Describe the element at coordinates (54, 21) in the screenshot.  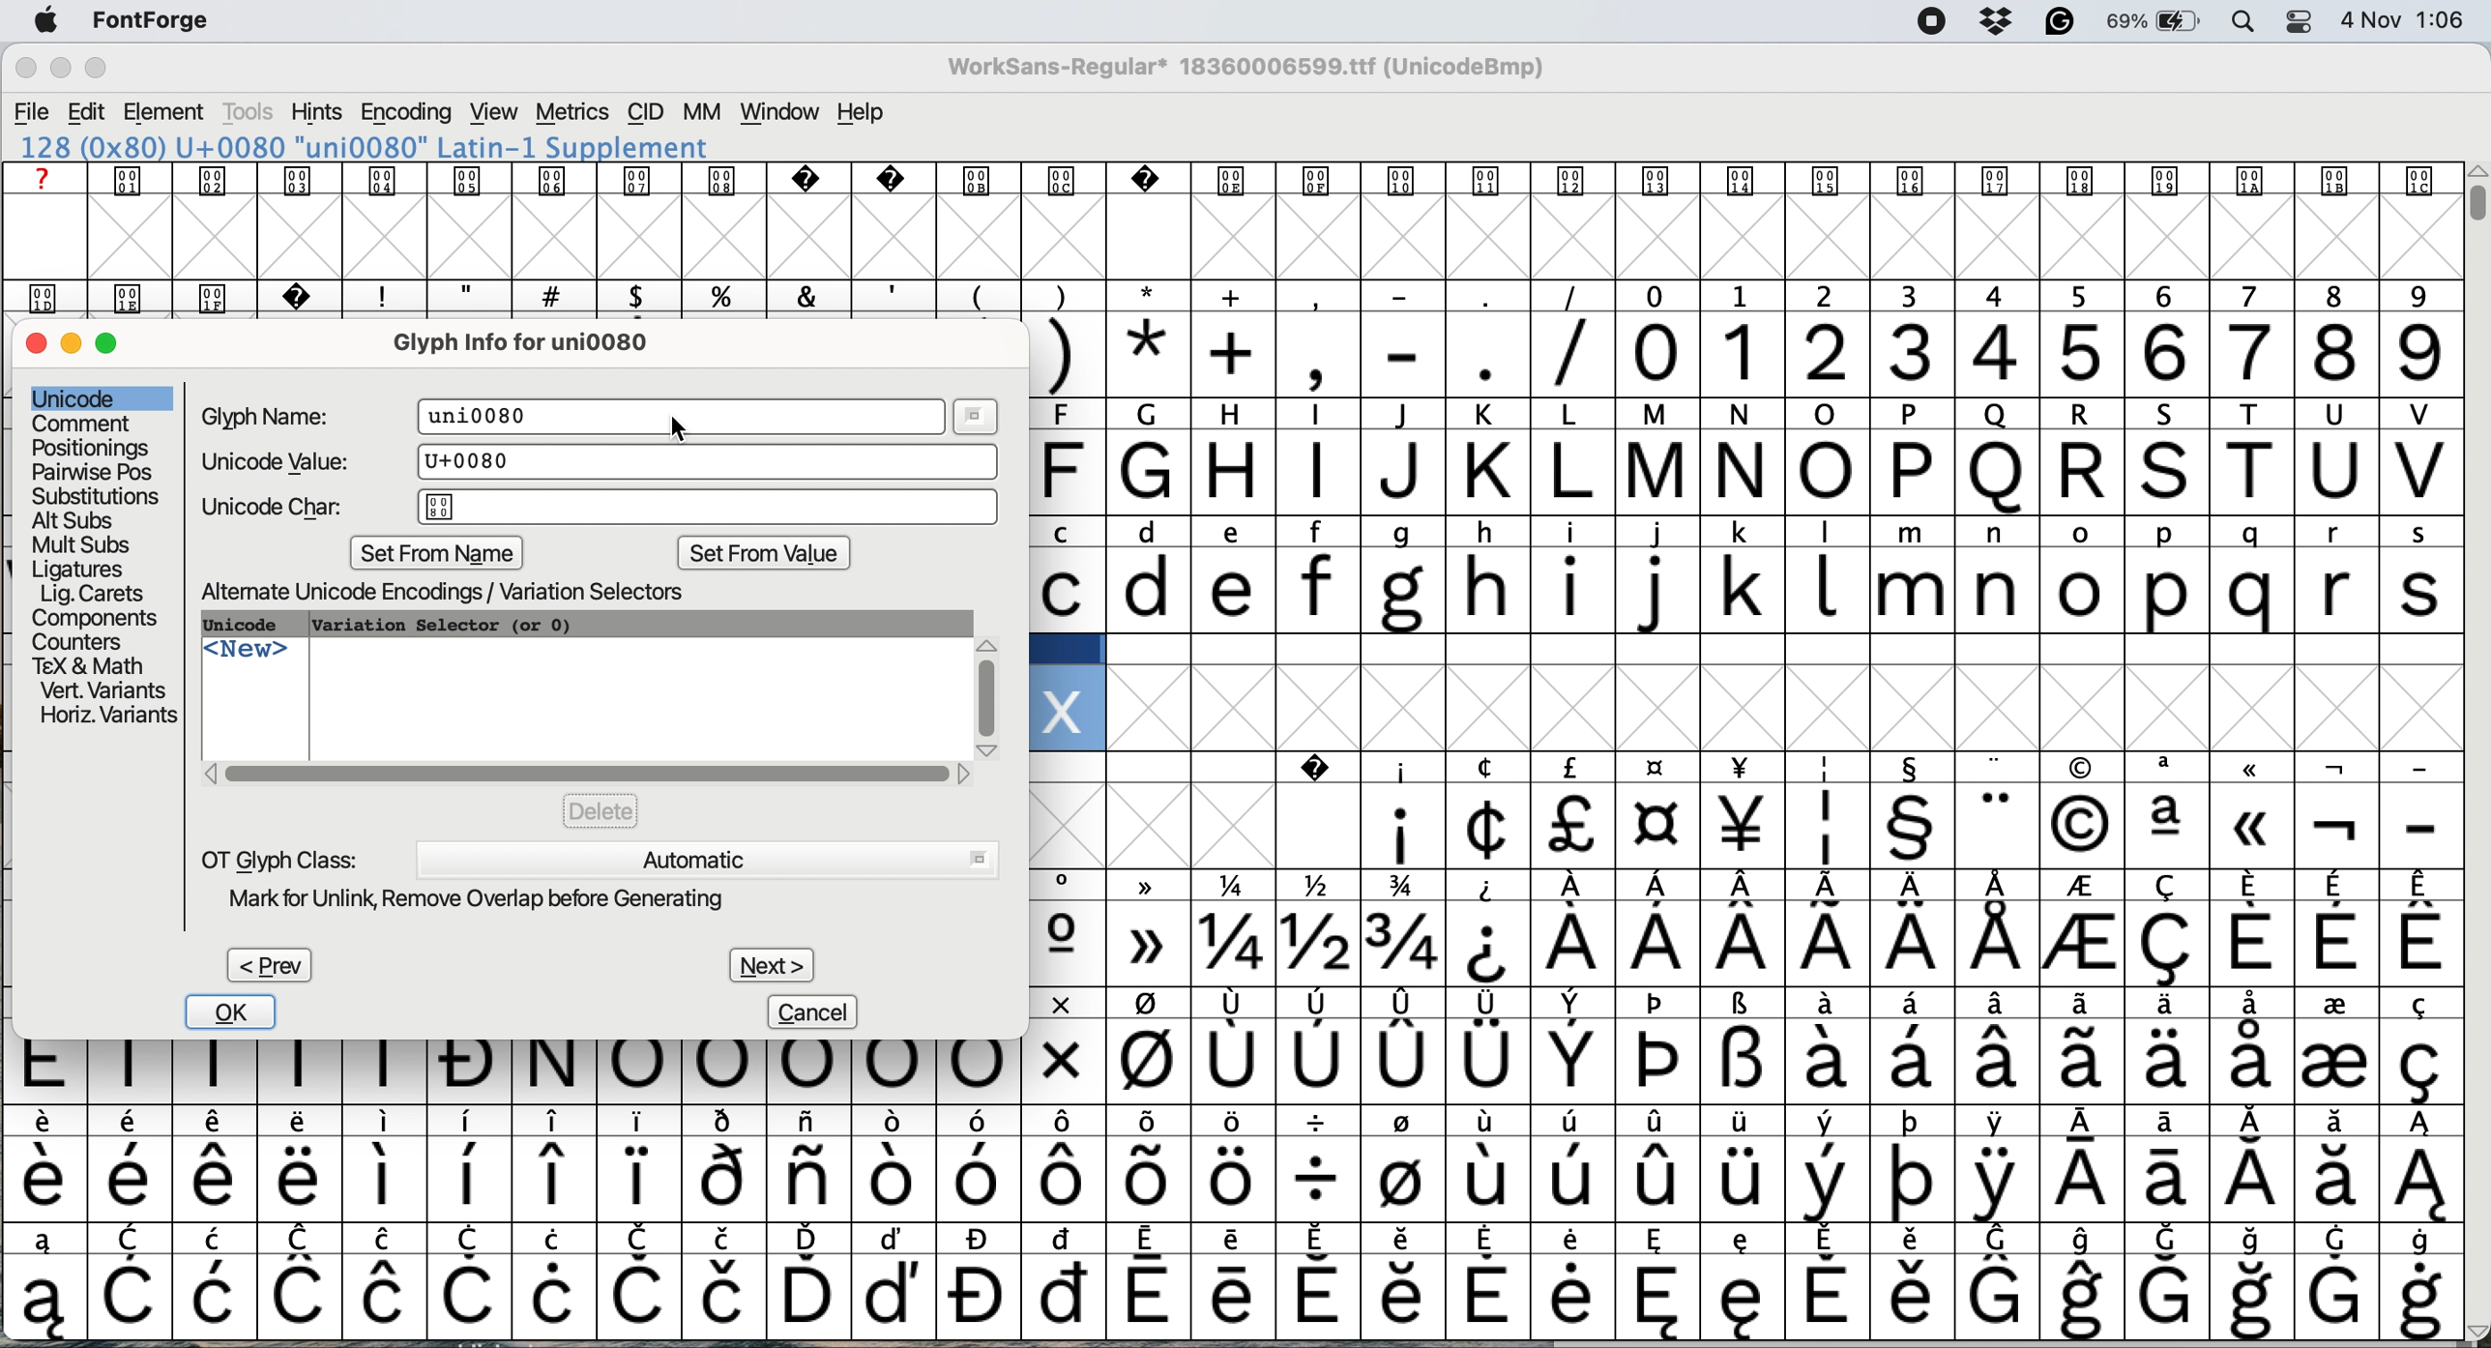
I see `system logo` at that location.